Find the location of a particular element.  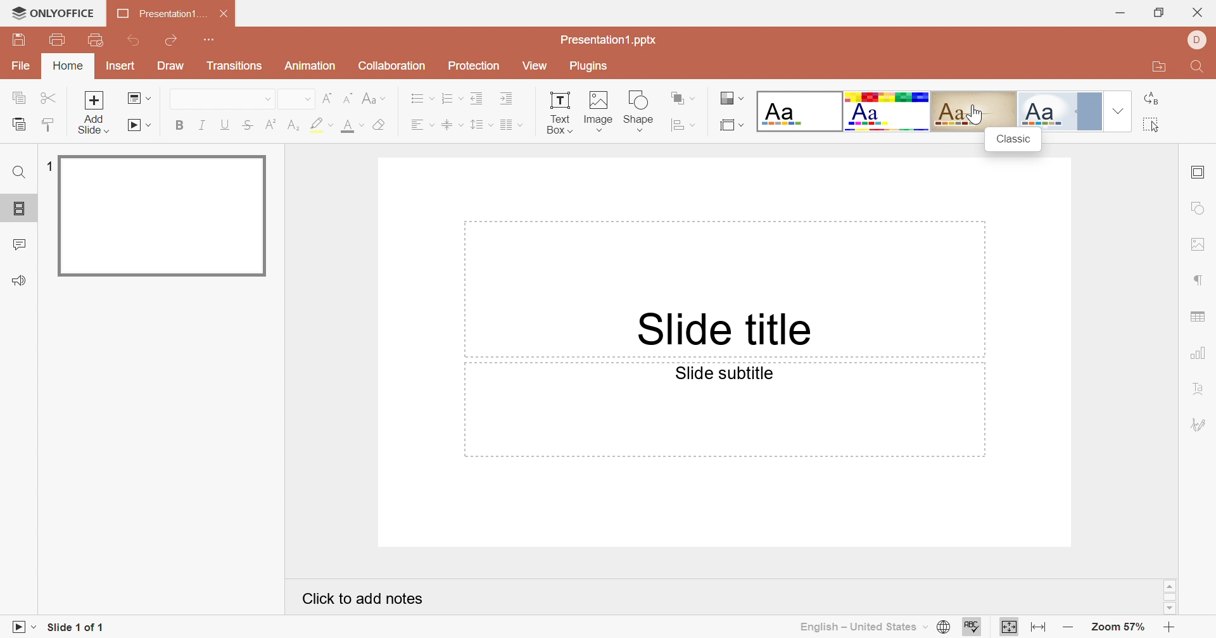

Bold is located at coordinates (179, 126).